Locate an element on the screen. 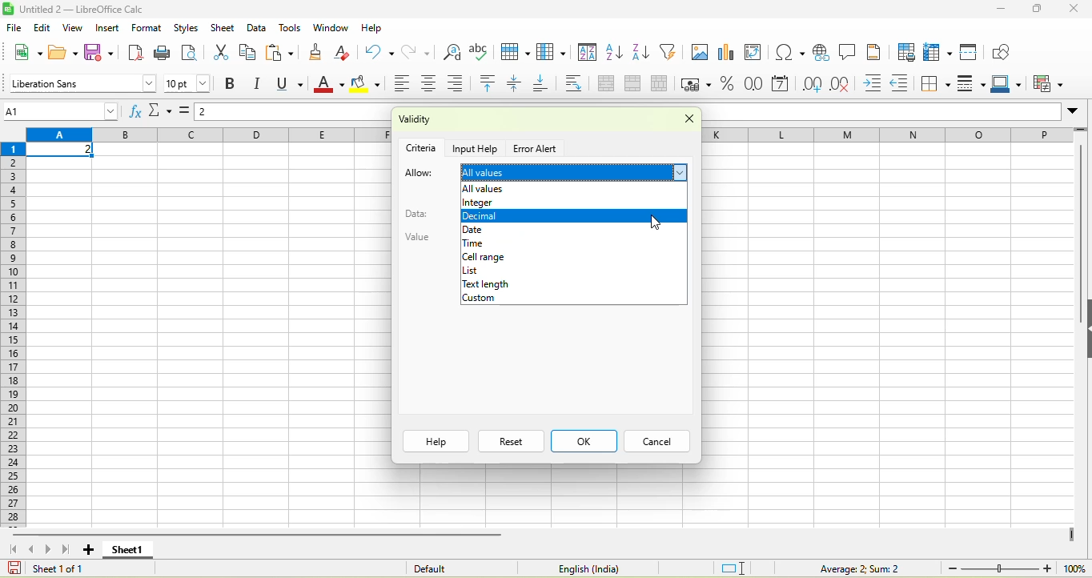 The image size is (1092, 578). save is located at coordinates (102, 53).